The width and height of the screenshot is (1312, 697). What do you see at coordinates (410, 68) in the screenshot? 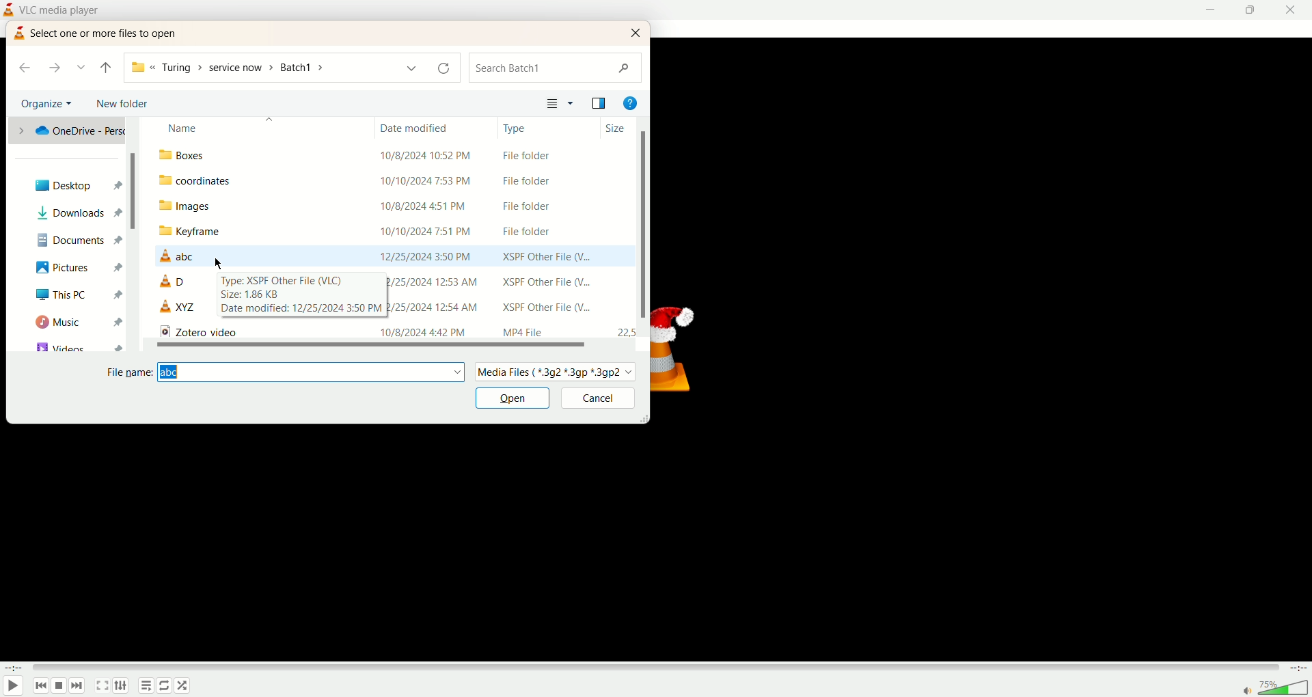
I see `previous locations` at bounding box center [410, 68].